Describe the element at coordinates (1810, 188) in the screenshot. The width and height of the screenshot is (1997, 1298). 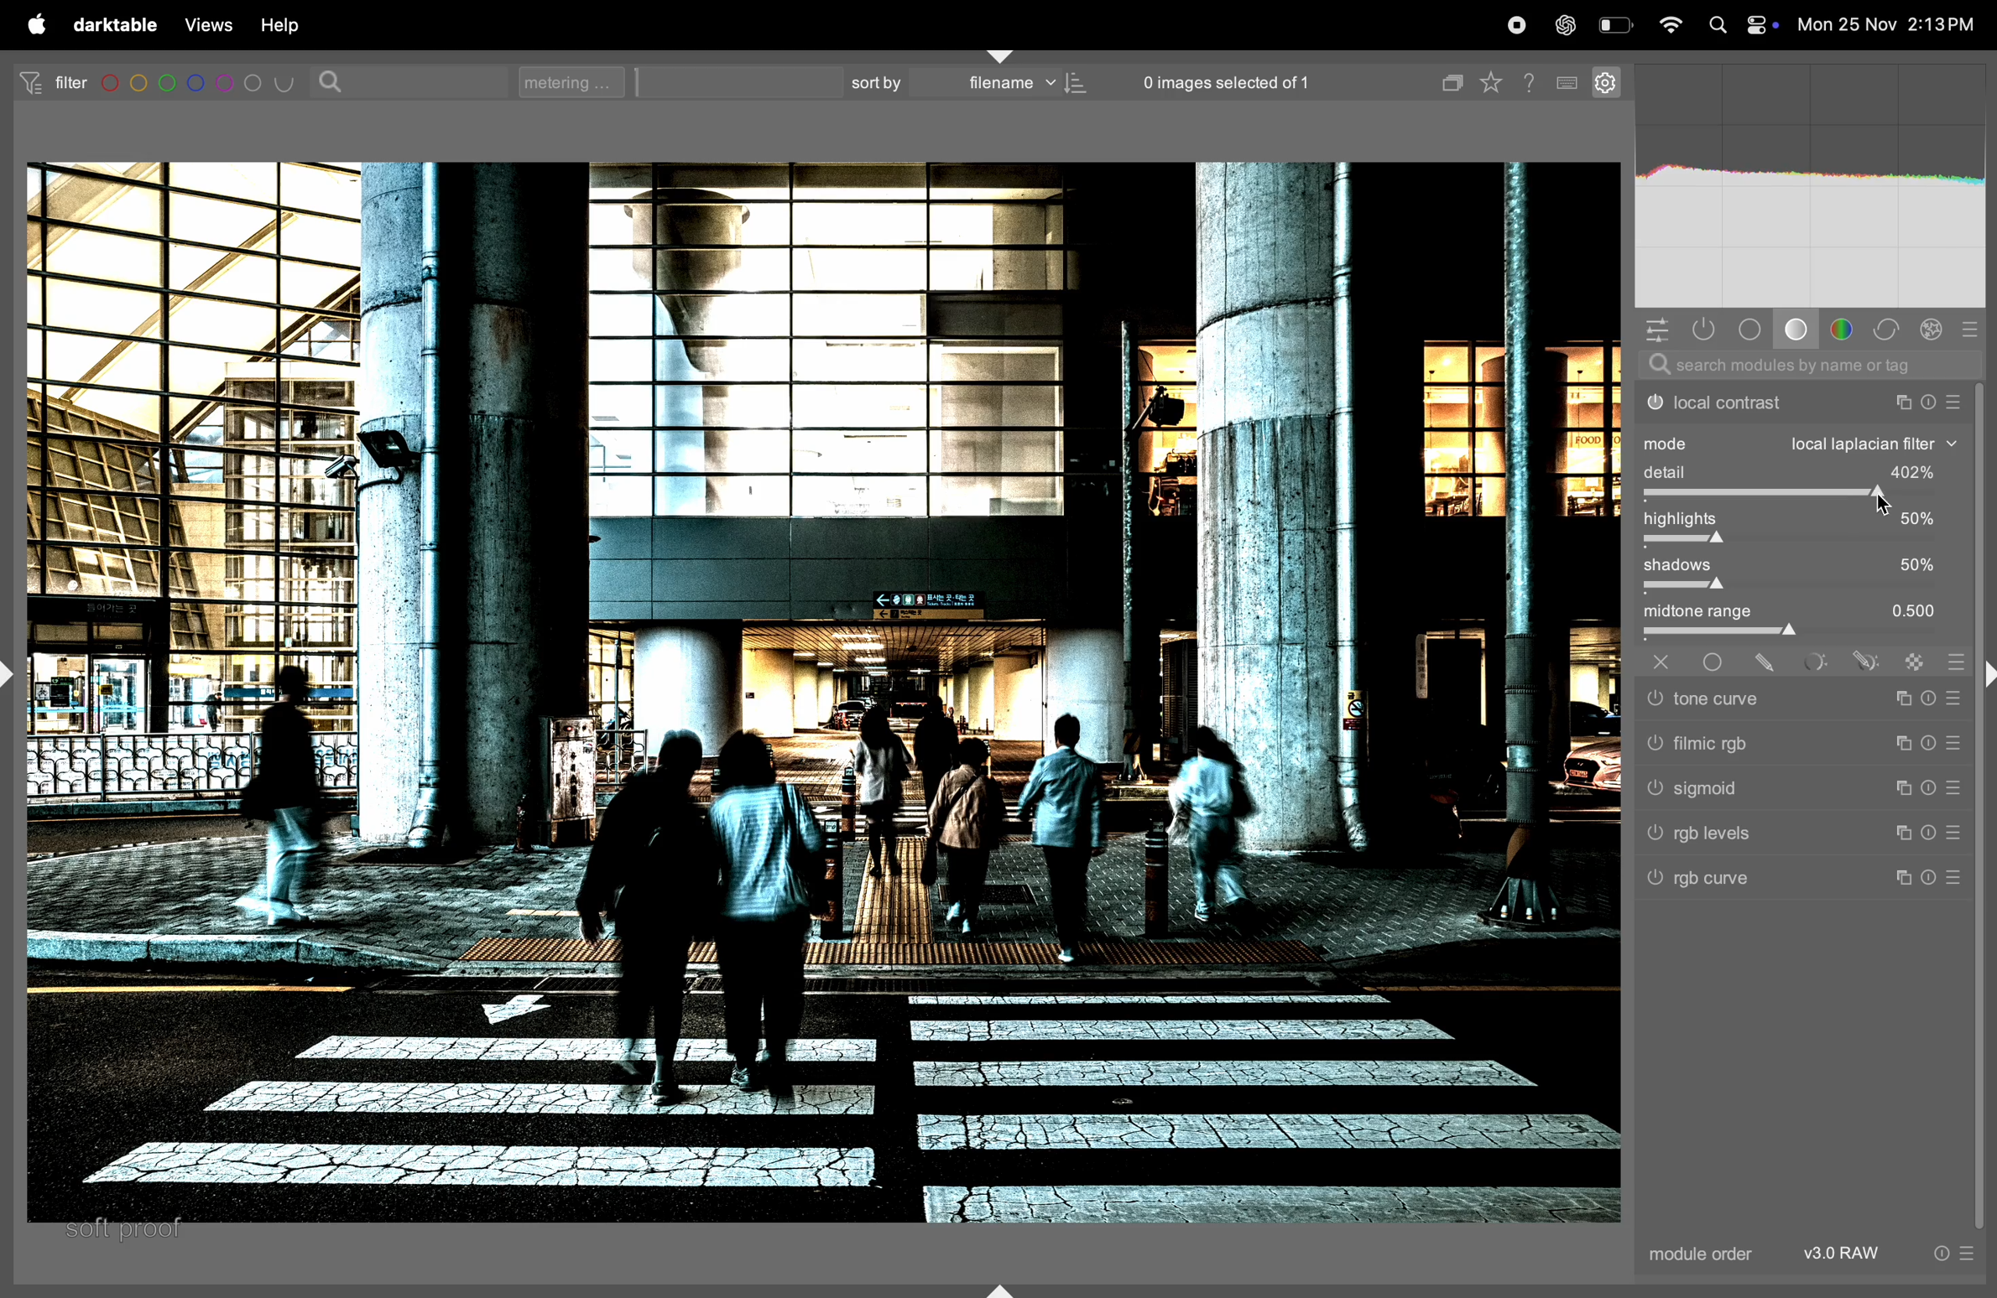
I see `histogram` at that location.